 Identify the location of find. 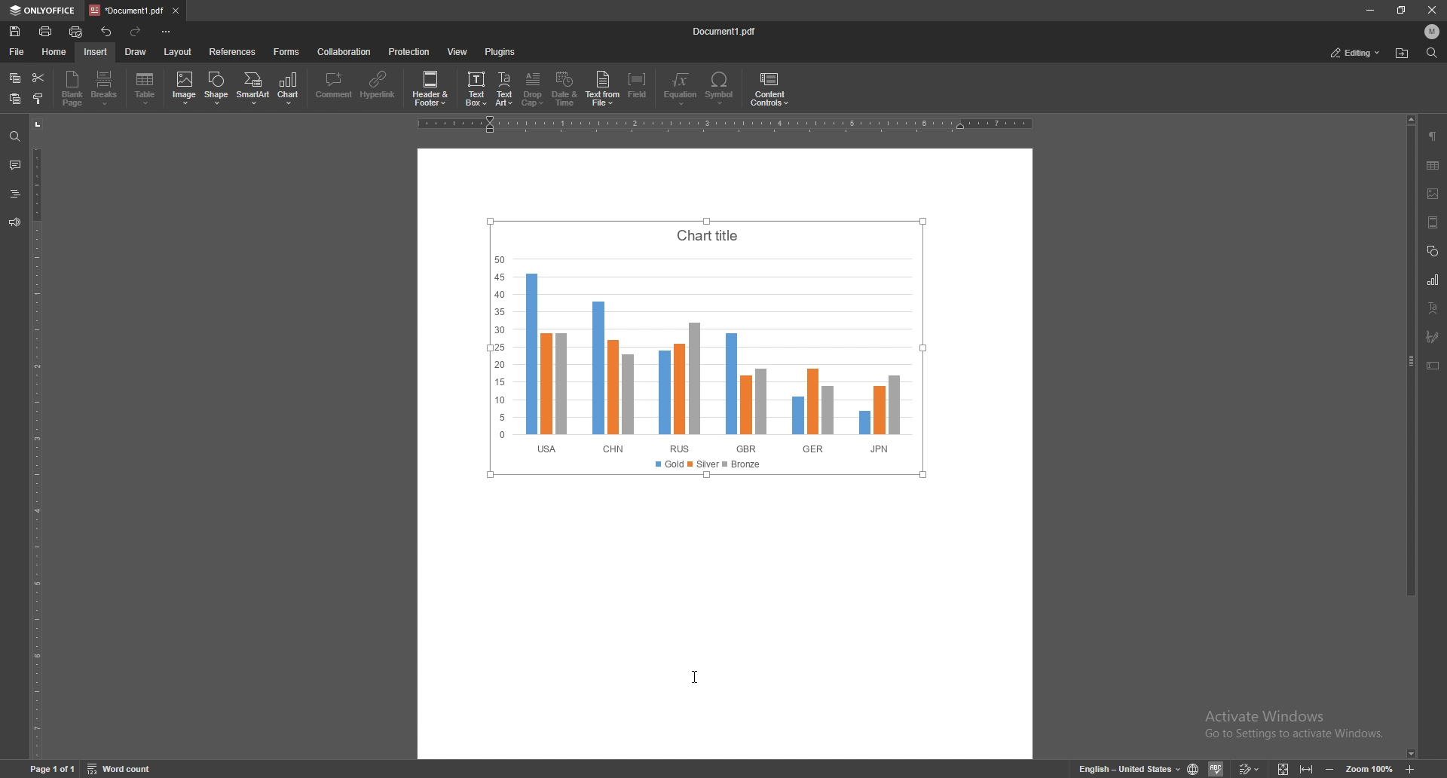
(1433, 54).